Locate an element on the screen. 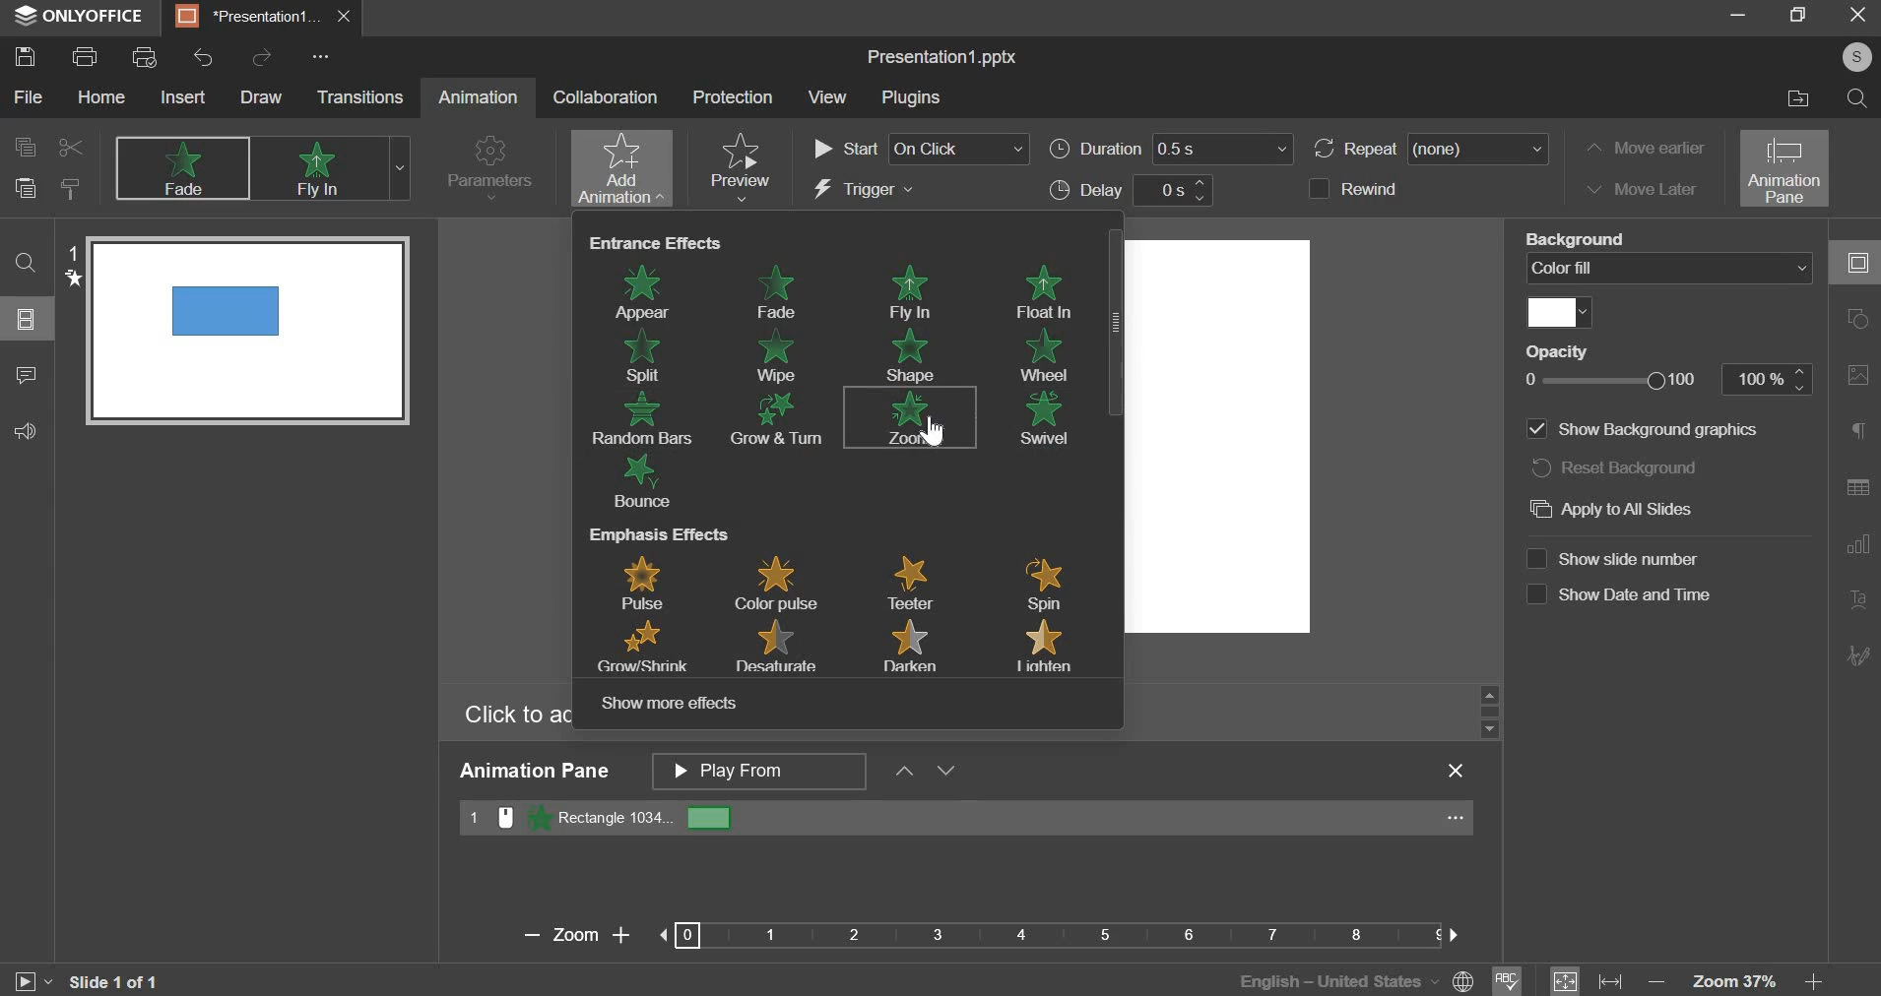 The width and height of the screenshot is (1881, 996). Zoom Out is located at coordinates (528, 935).